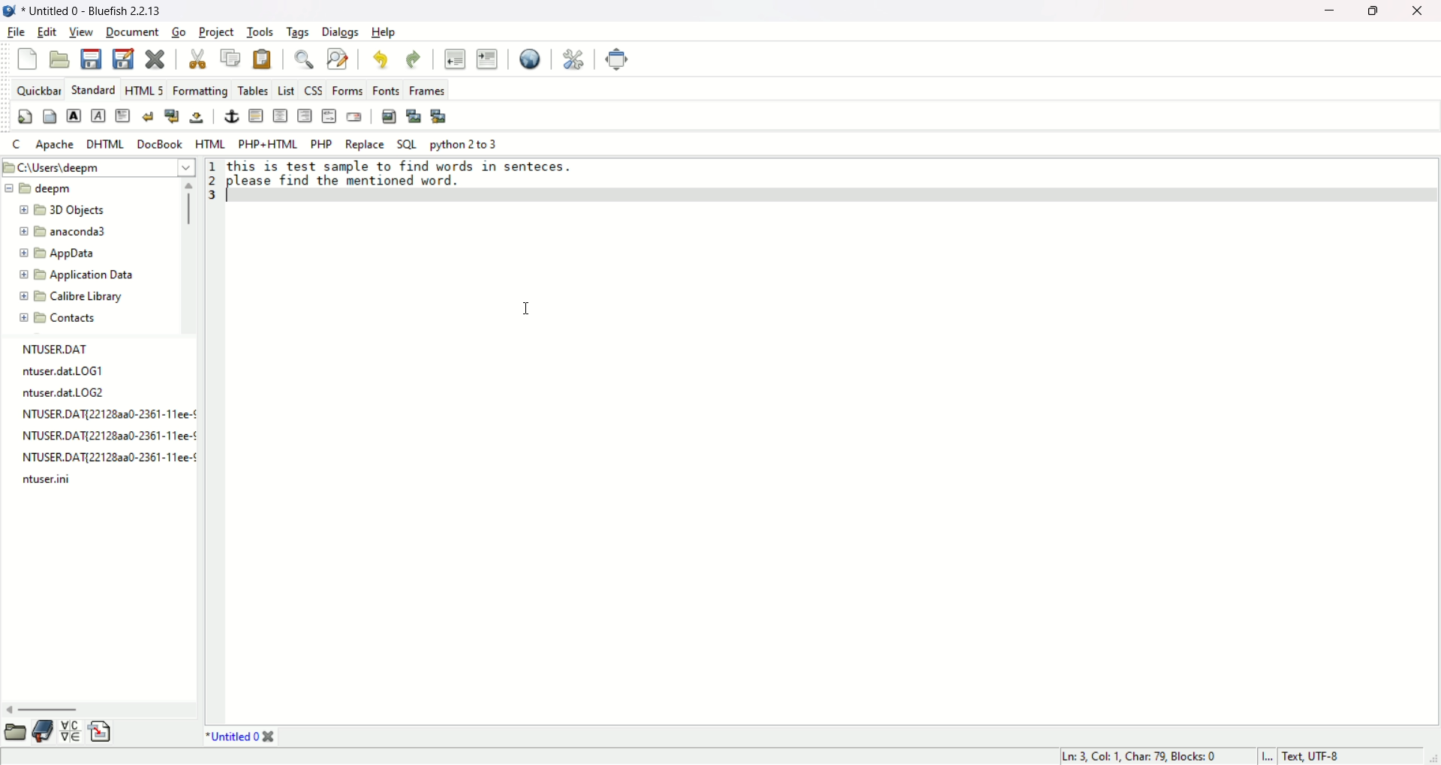  What do you see at coordinates (454, 58) in the screenshot?
I see `unindent` at bounding box center [454, 58].